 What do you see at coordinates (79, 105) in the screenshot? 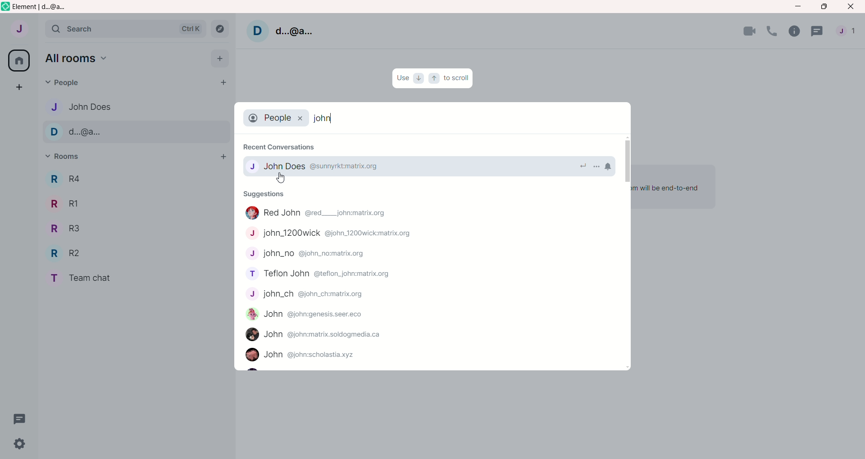
I see `john does` at bounding box center [79, 105].